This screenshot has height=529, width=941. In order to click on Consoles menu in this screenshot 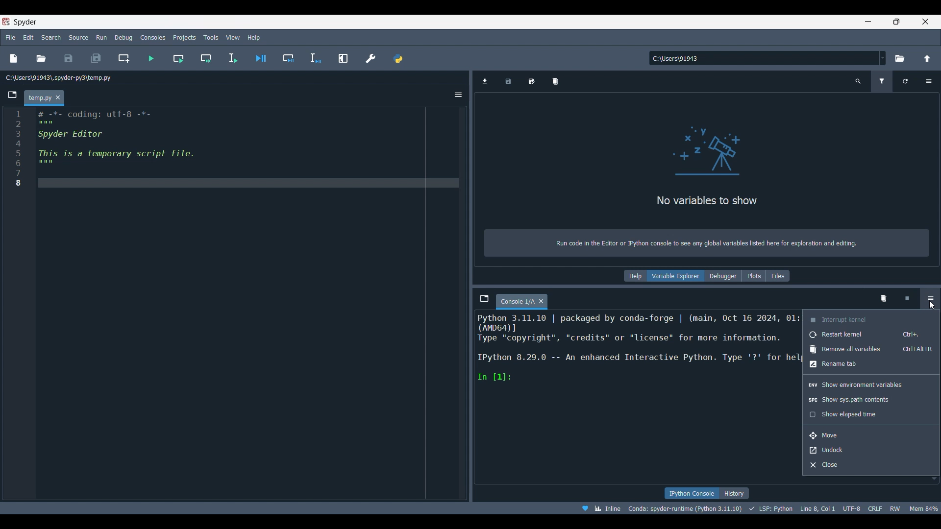, I will do `click(153, 37)`.